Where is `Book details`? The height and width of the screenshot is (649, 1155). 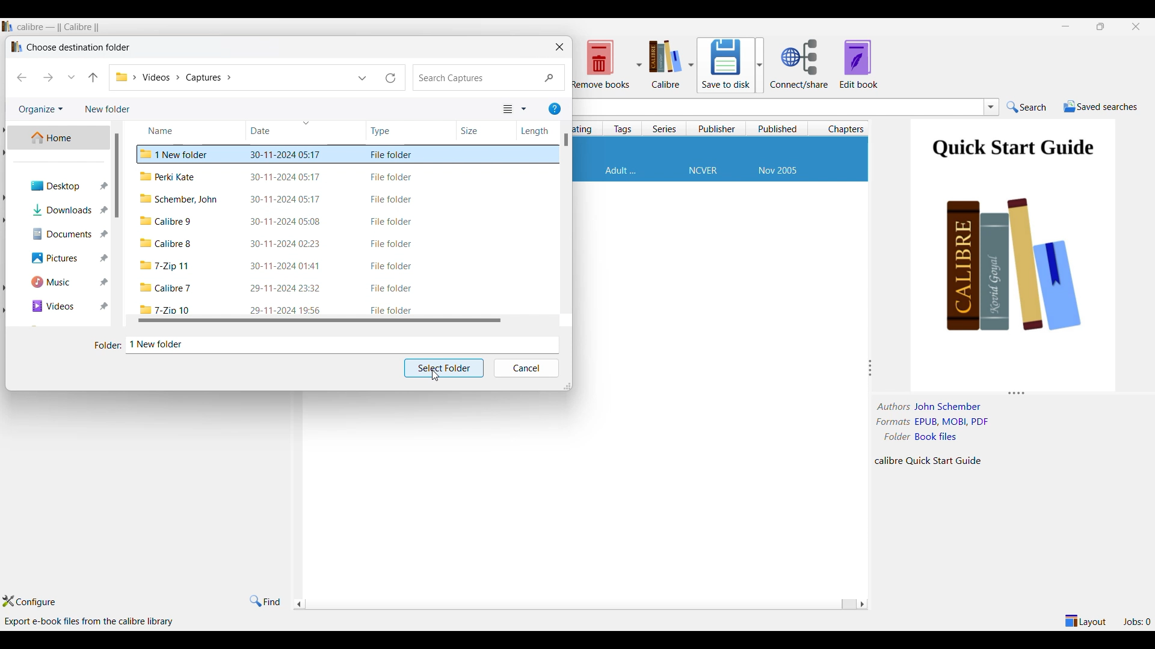 Book details is located at coordinates (937, 434).